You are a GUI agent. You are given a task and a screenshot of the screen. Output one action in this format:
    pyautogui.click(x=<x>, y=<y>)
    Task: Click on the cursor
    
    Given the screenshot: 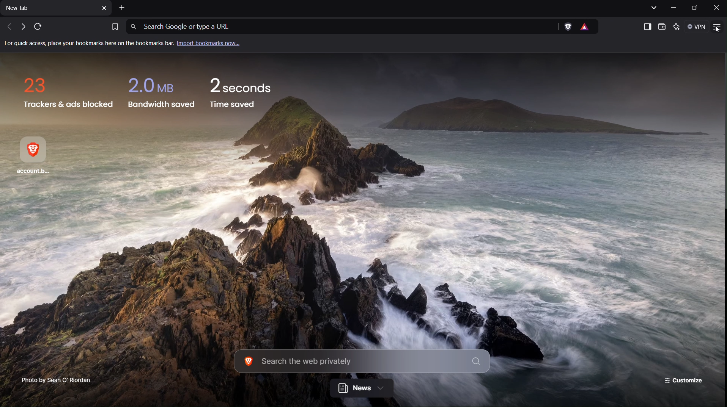 What is the action you would take?
    pyautogui.click(x=720, y=29)
    